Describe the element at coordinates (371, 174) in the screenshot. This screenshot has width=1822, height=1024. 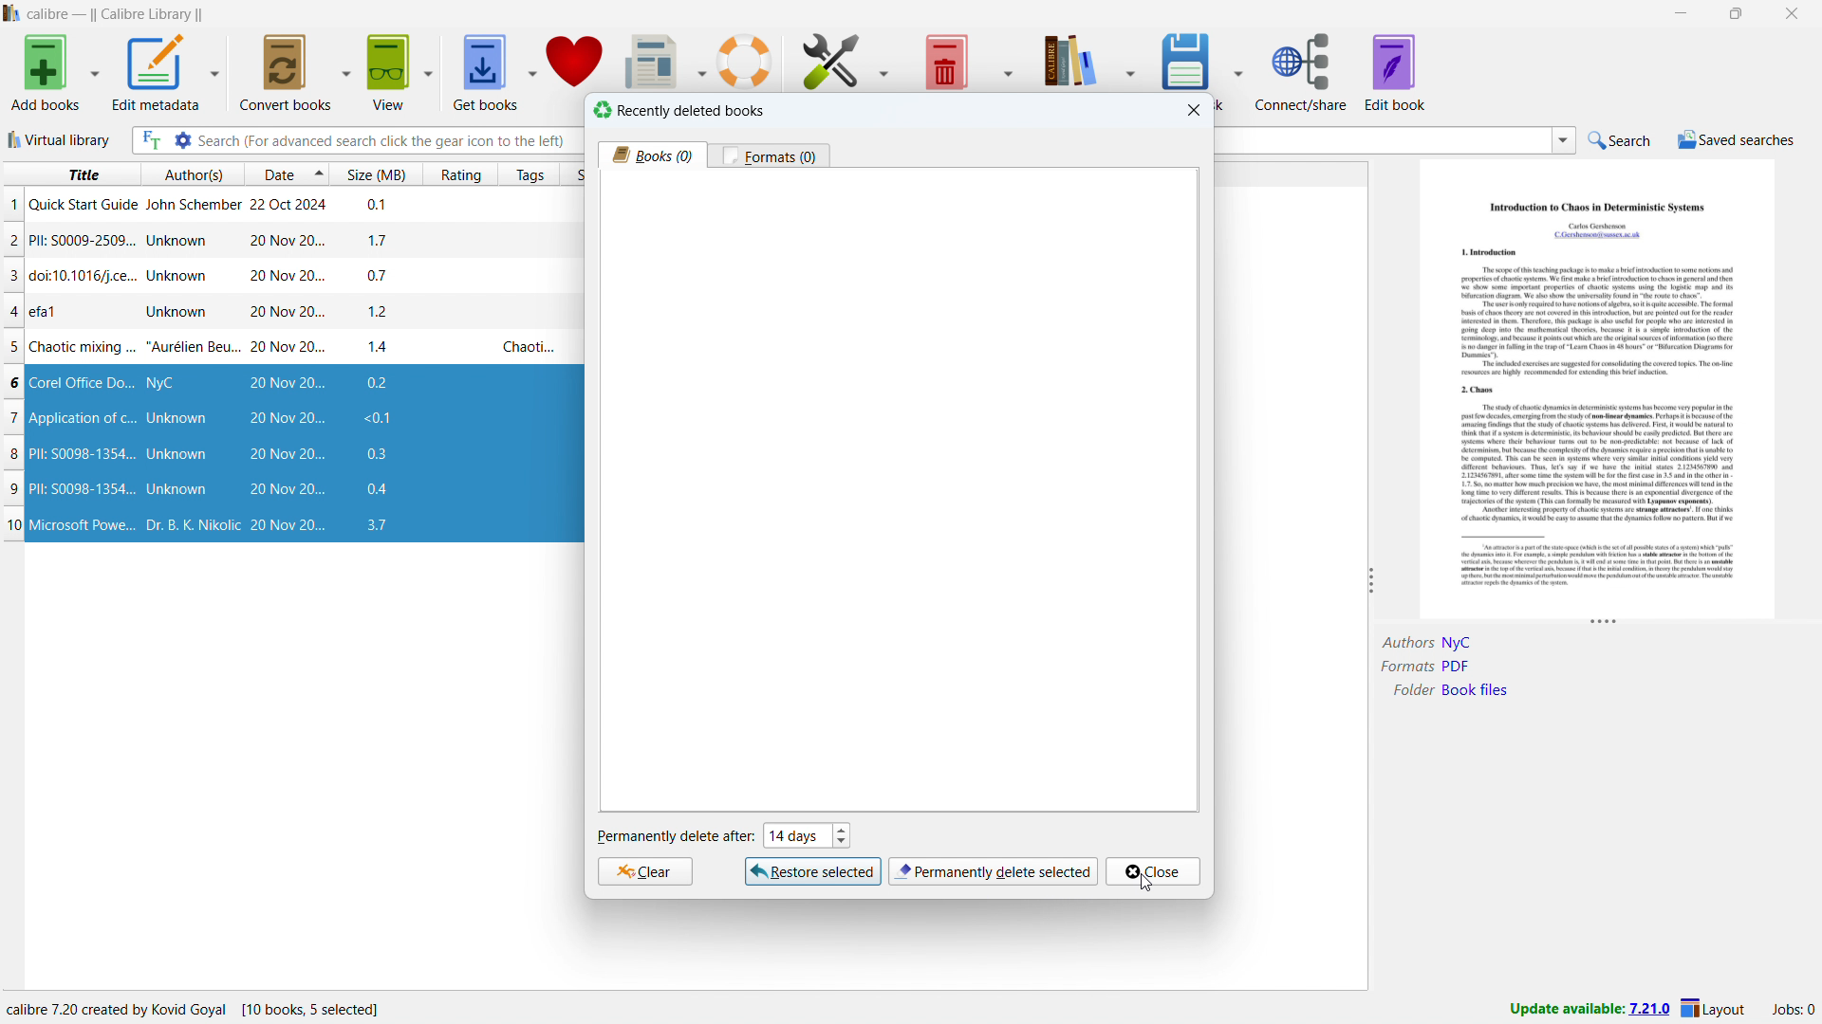
I see `sort by size` at that location.